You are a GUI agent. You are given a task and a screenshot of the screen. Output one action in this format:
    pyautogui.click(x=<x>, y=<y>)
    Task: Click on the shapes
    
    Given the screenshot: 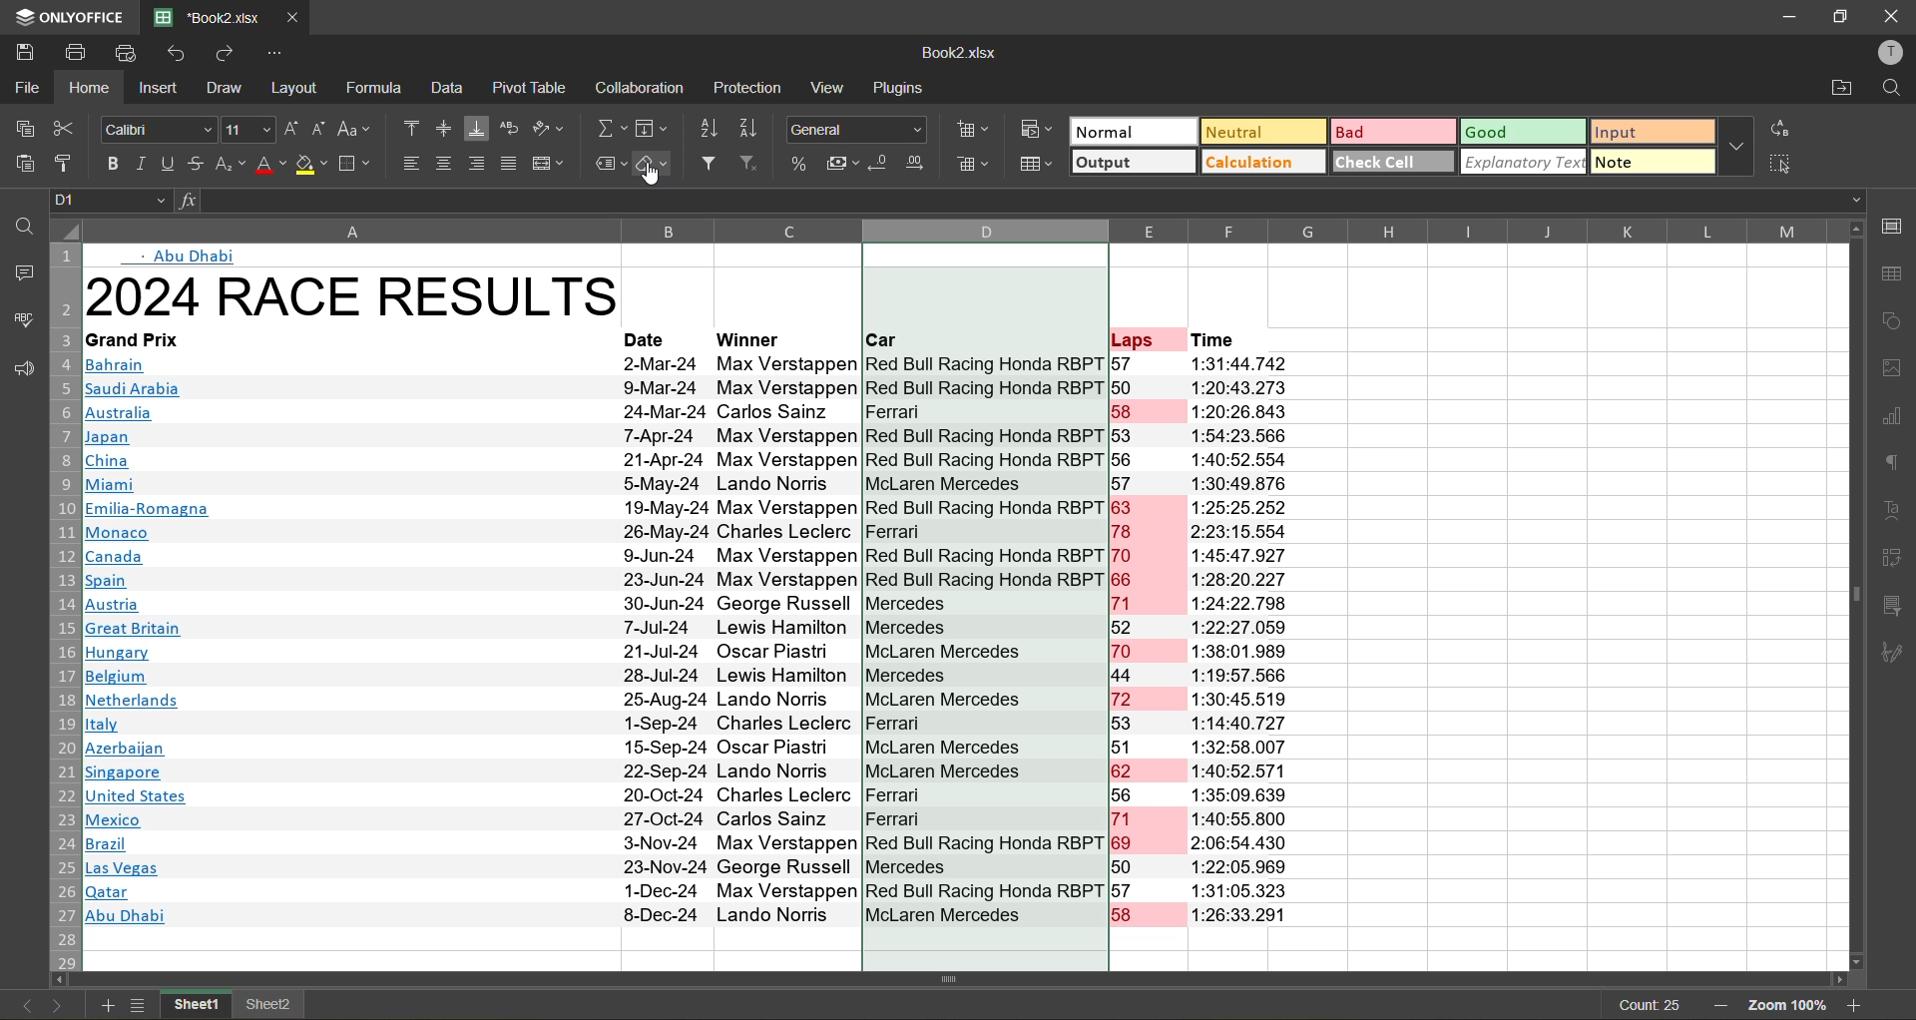 What is the action you would take?
    pyautogui.click(x=1897, y=323)
    